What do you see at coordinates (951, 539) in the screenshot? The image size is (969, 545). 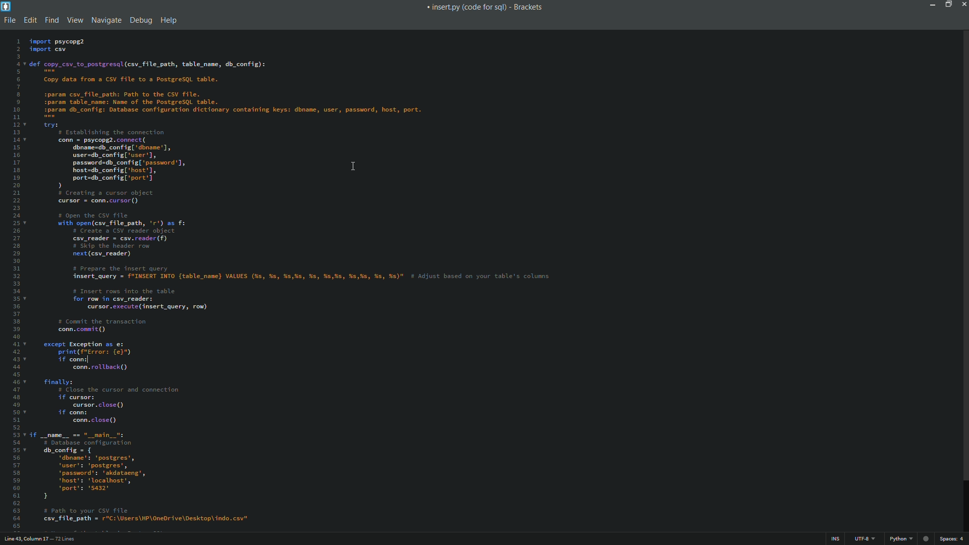 I see `space` at bounding box center [951, 539].